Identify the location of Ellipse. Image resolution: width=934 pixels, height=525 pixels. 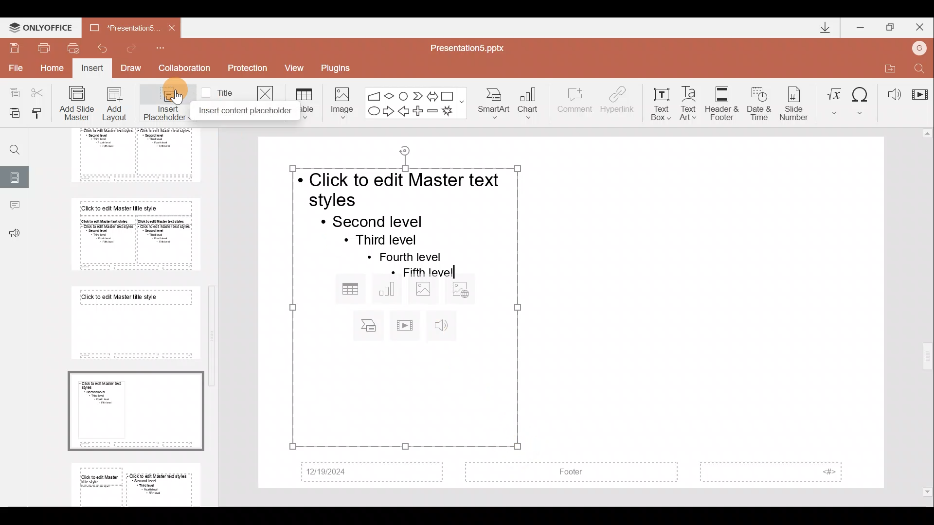
(373, 112).